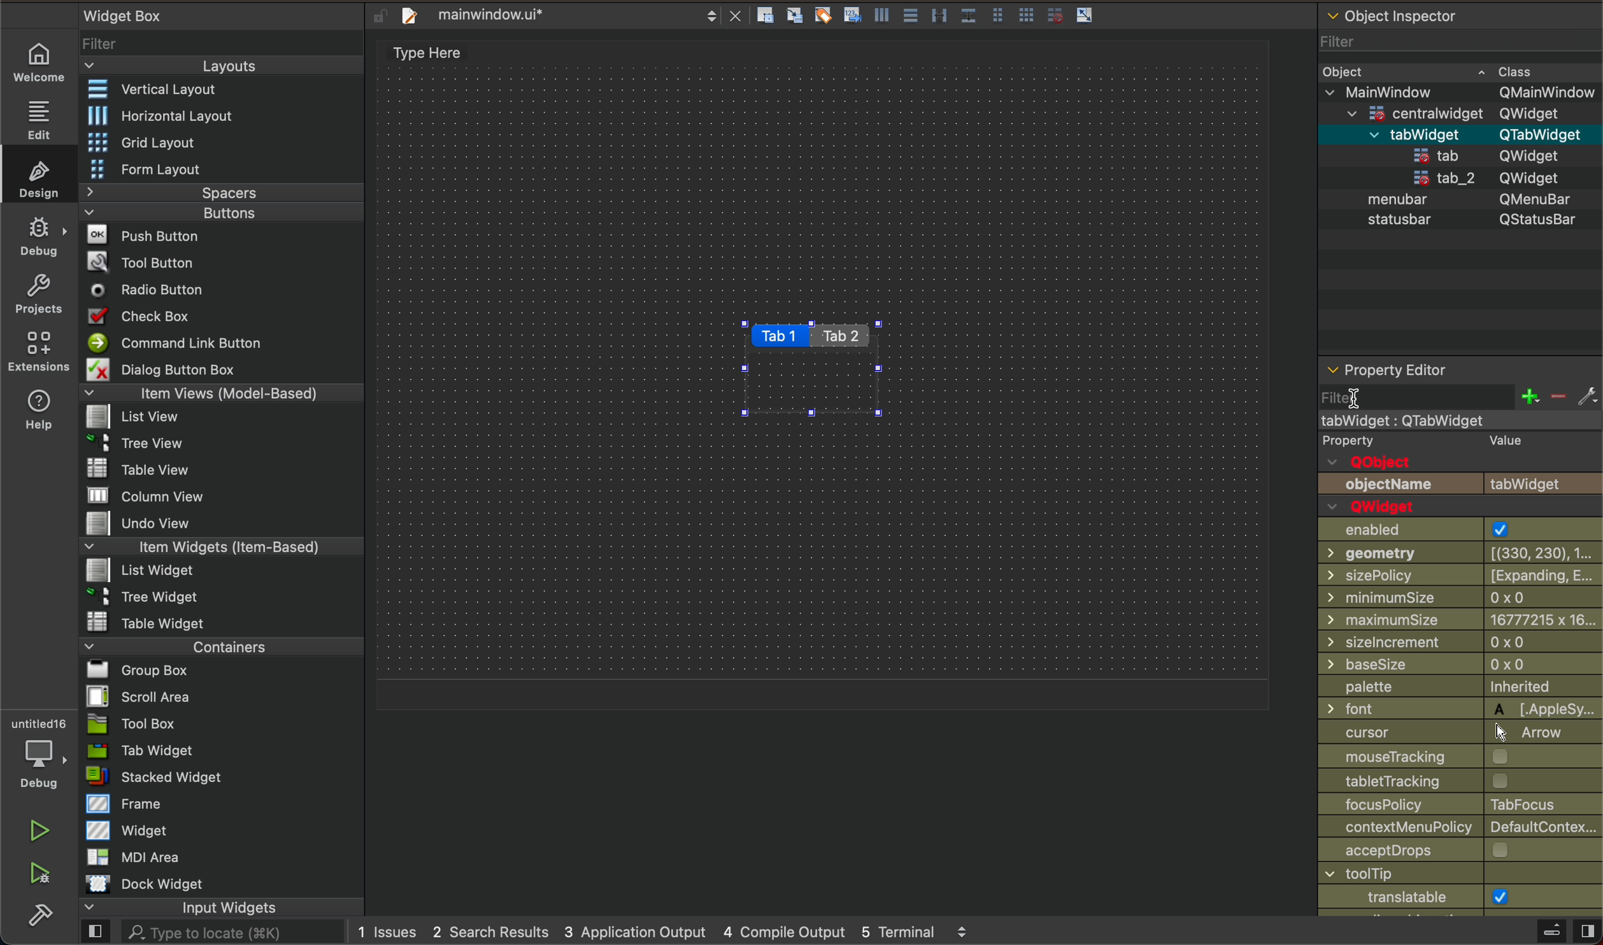 This screenshot has height=945, width=1603. Describe the element at coordinates (1462, 874) in the screenshot. I see `window title` at that location.